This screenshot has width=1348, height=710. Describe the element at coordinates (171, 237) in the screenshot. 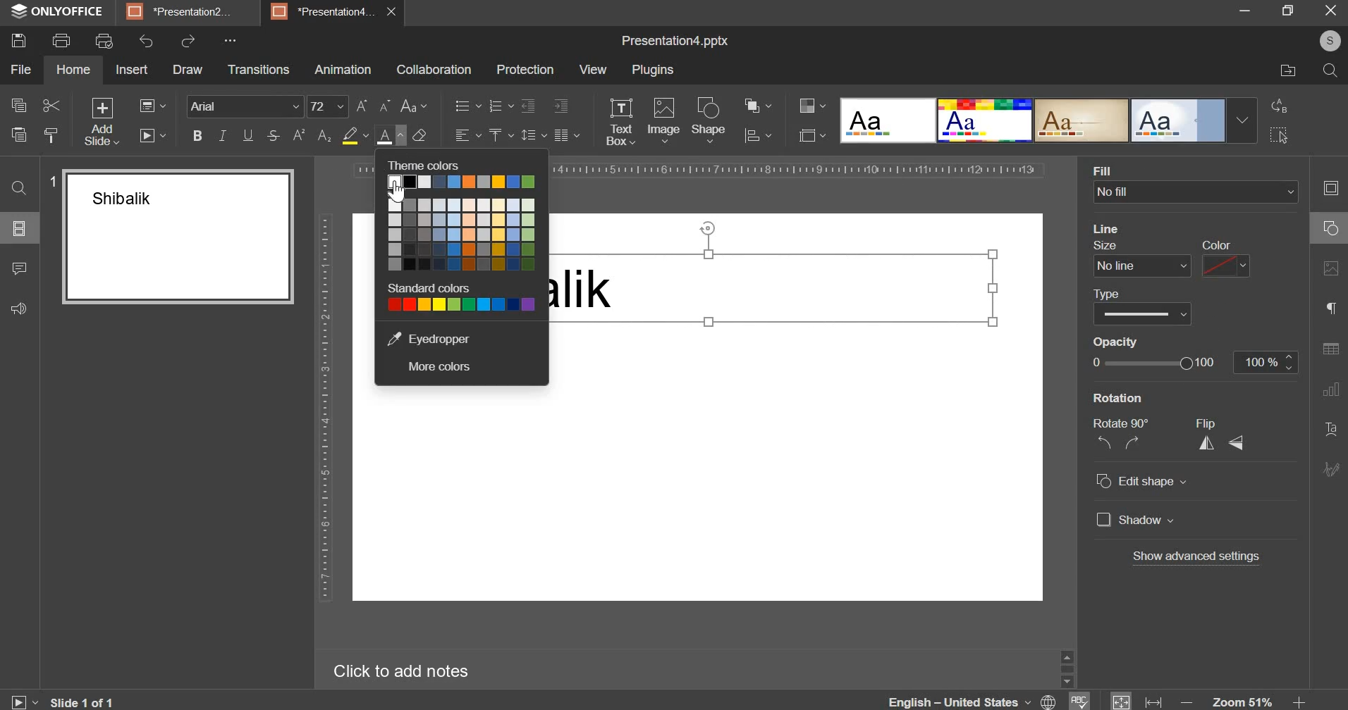

I see `Preview screen` at that location.